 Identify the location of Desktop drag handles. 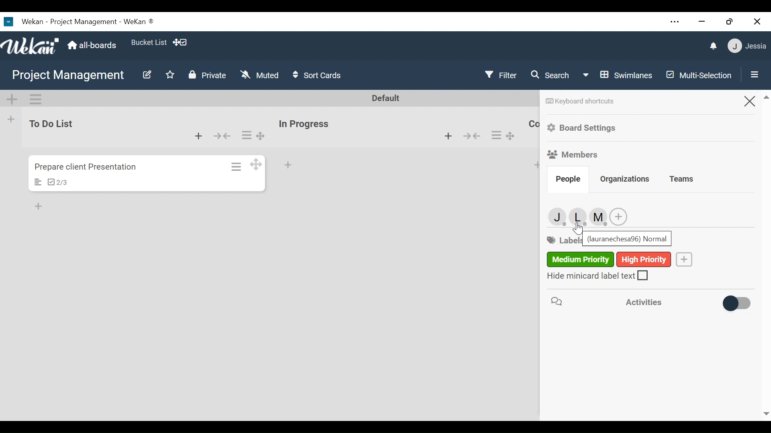
(262, 136).